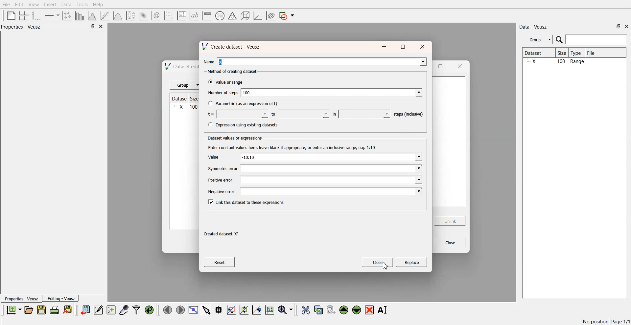 This screenshot has width=631, height=325. I want to click on minimise or maximise, so click(92, 27).